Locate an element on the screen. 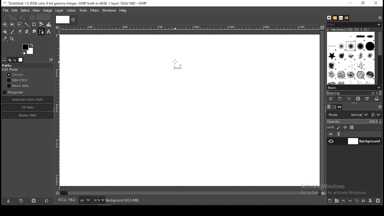 This screenshot has height=216, width=384.  text tool is located at coordinates (49, 32).